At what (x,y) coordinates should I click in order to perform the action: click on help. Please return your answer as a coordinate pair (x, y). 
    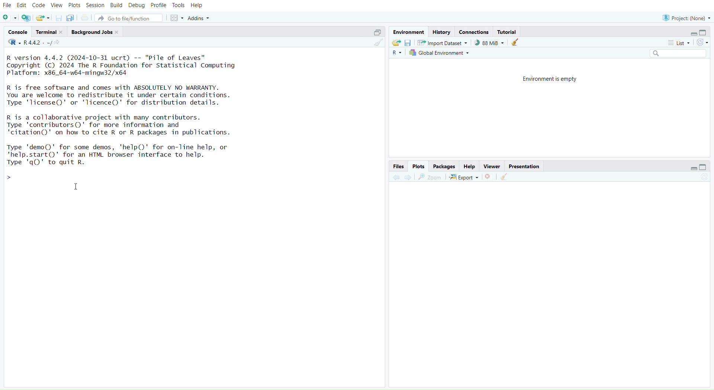
    Looking at the image, I should click on (197, 6).